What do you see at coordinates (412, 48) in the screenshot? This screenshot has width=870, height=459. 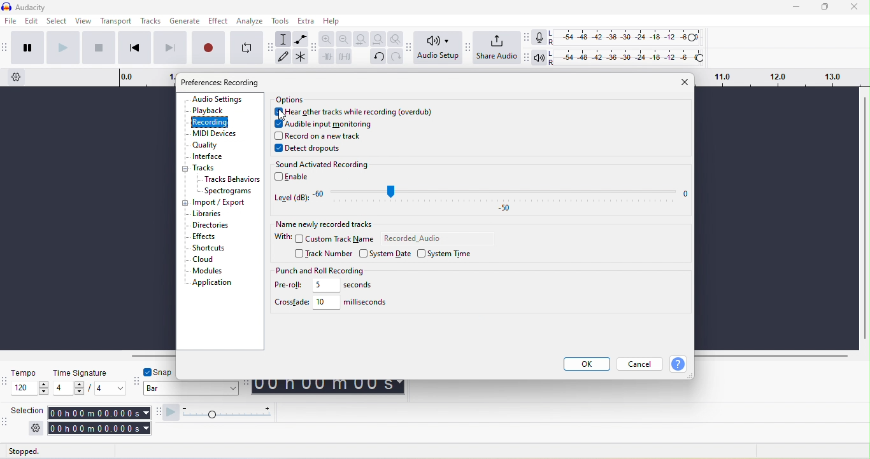 I see `audacity audio setup toolbar` at bounding box center [412, 48].